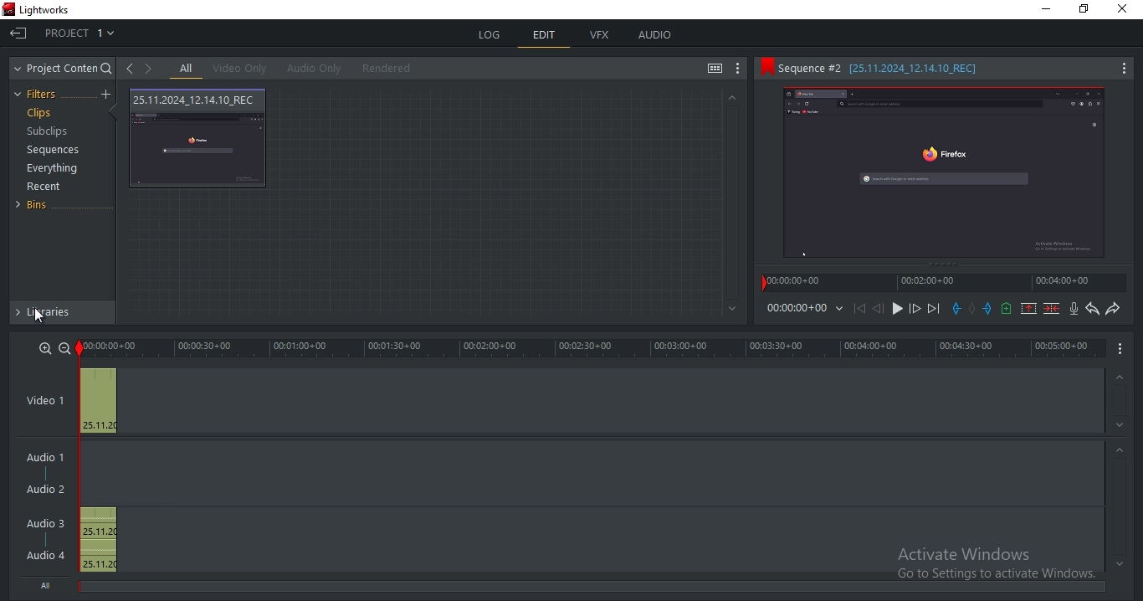 Image resolution: width=1143 pixels, height=601 pixels. Describe the element at coordinates (44, 348) in the screenshot. I see `zoom in` at that location.